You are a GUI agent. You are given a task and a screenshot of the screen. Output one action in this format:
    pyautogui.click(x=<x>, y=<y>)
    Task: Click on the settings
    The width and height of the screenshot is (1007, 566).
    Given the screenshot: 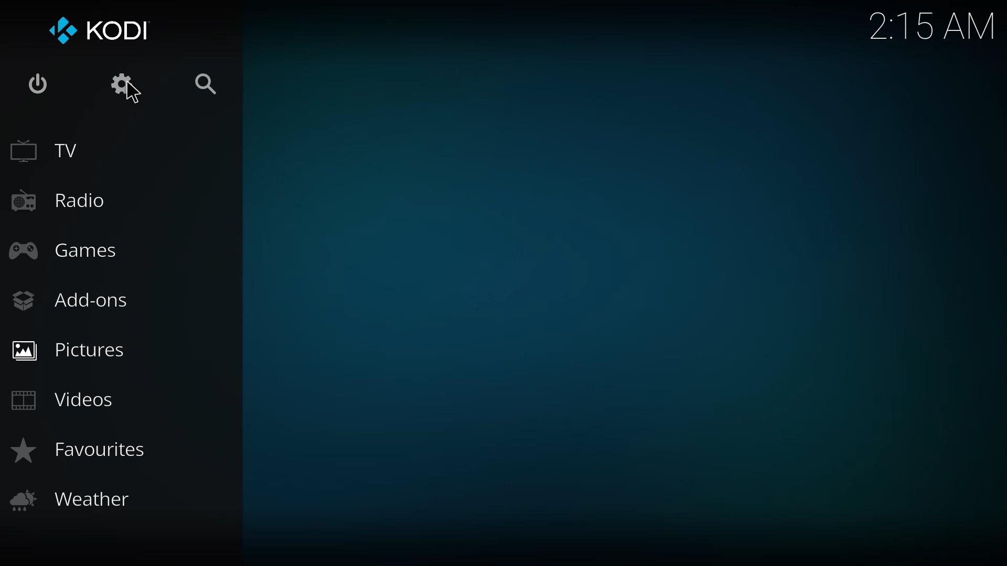 What is the action you would take?
    pyautogui.click(x=123, y=84)
    